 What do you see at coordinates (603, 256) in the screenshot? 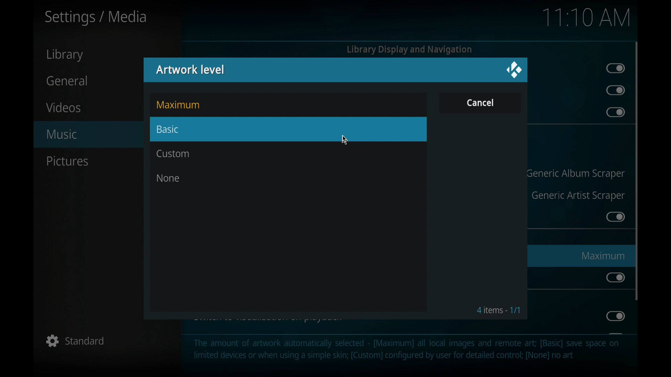
I see `maximum` at bounding box center [603, 256].